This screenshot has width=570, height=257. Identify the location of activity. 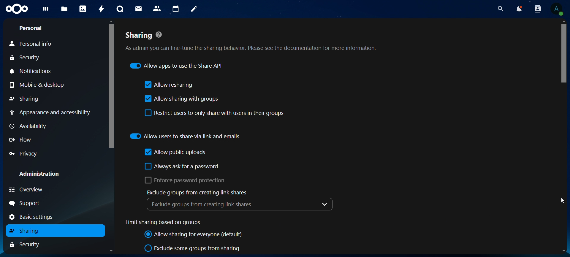
(100, 8).